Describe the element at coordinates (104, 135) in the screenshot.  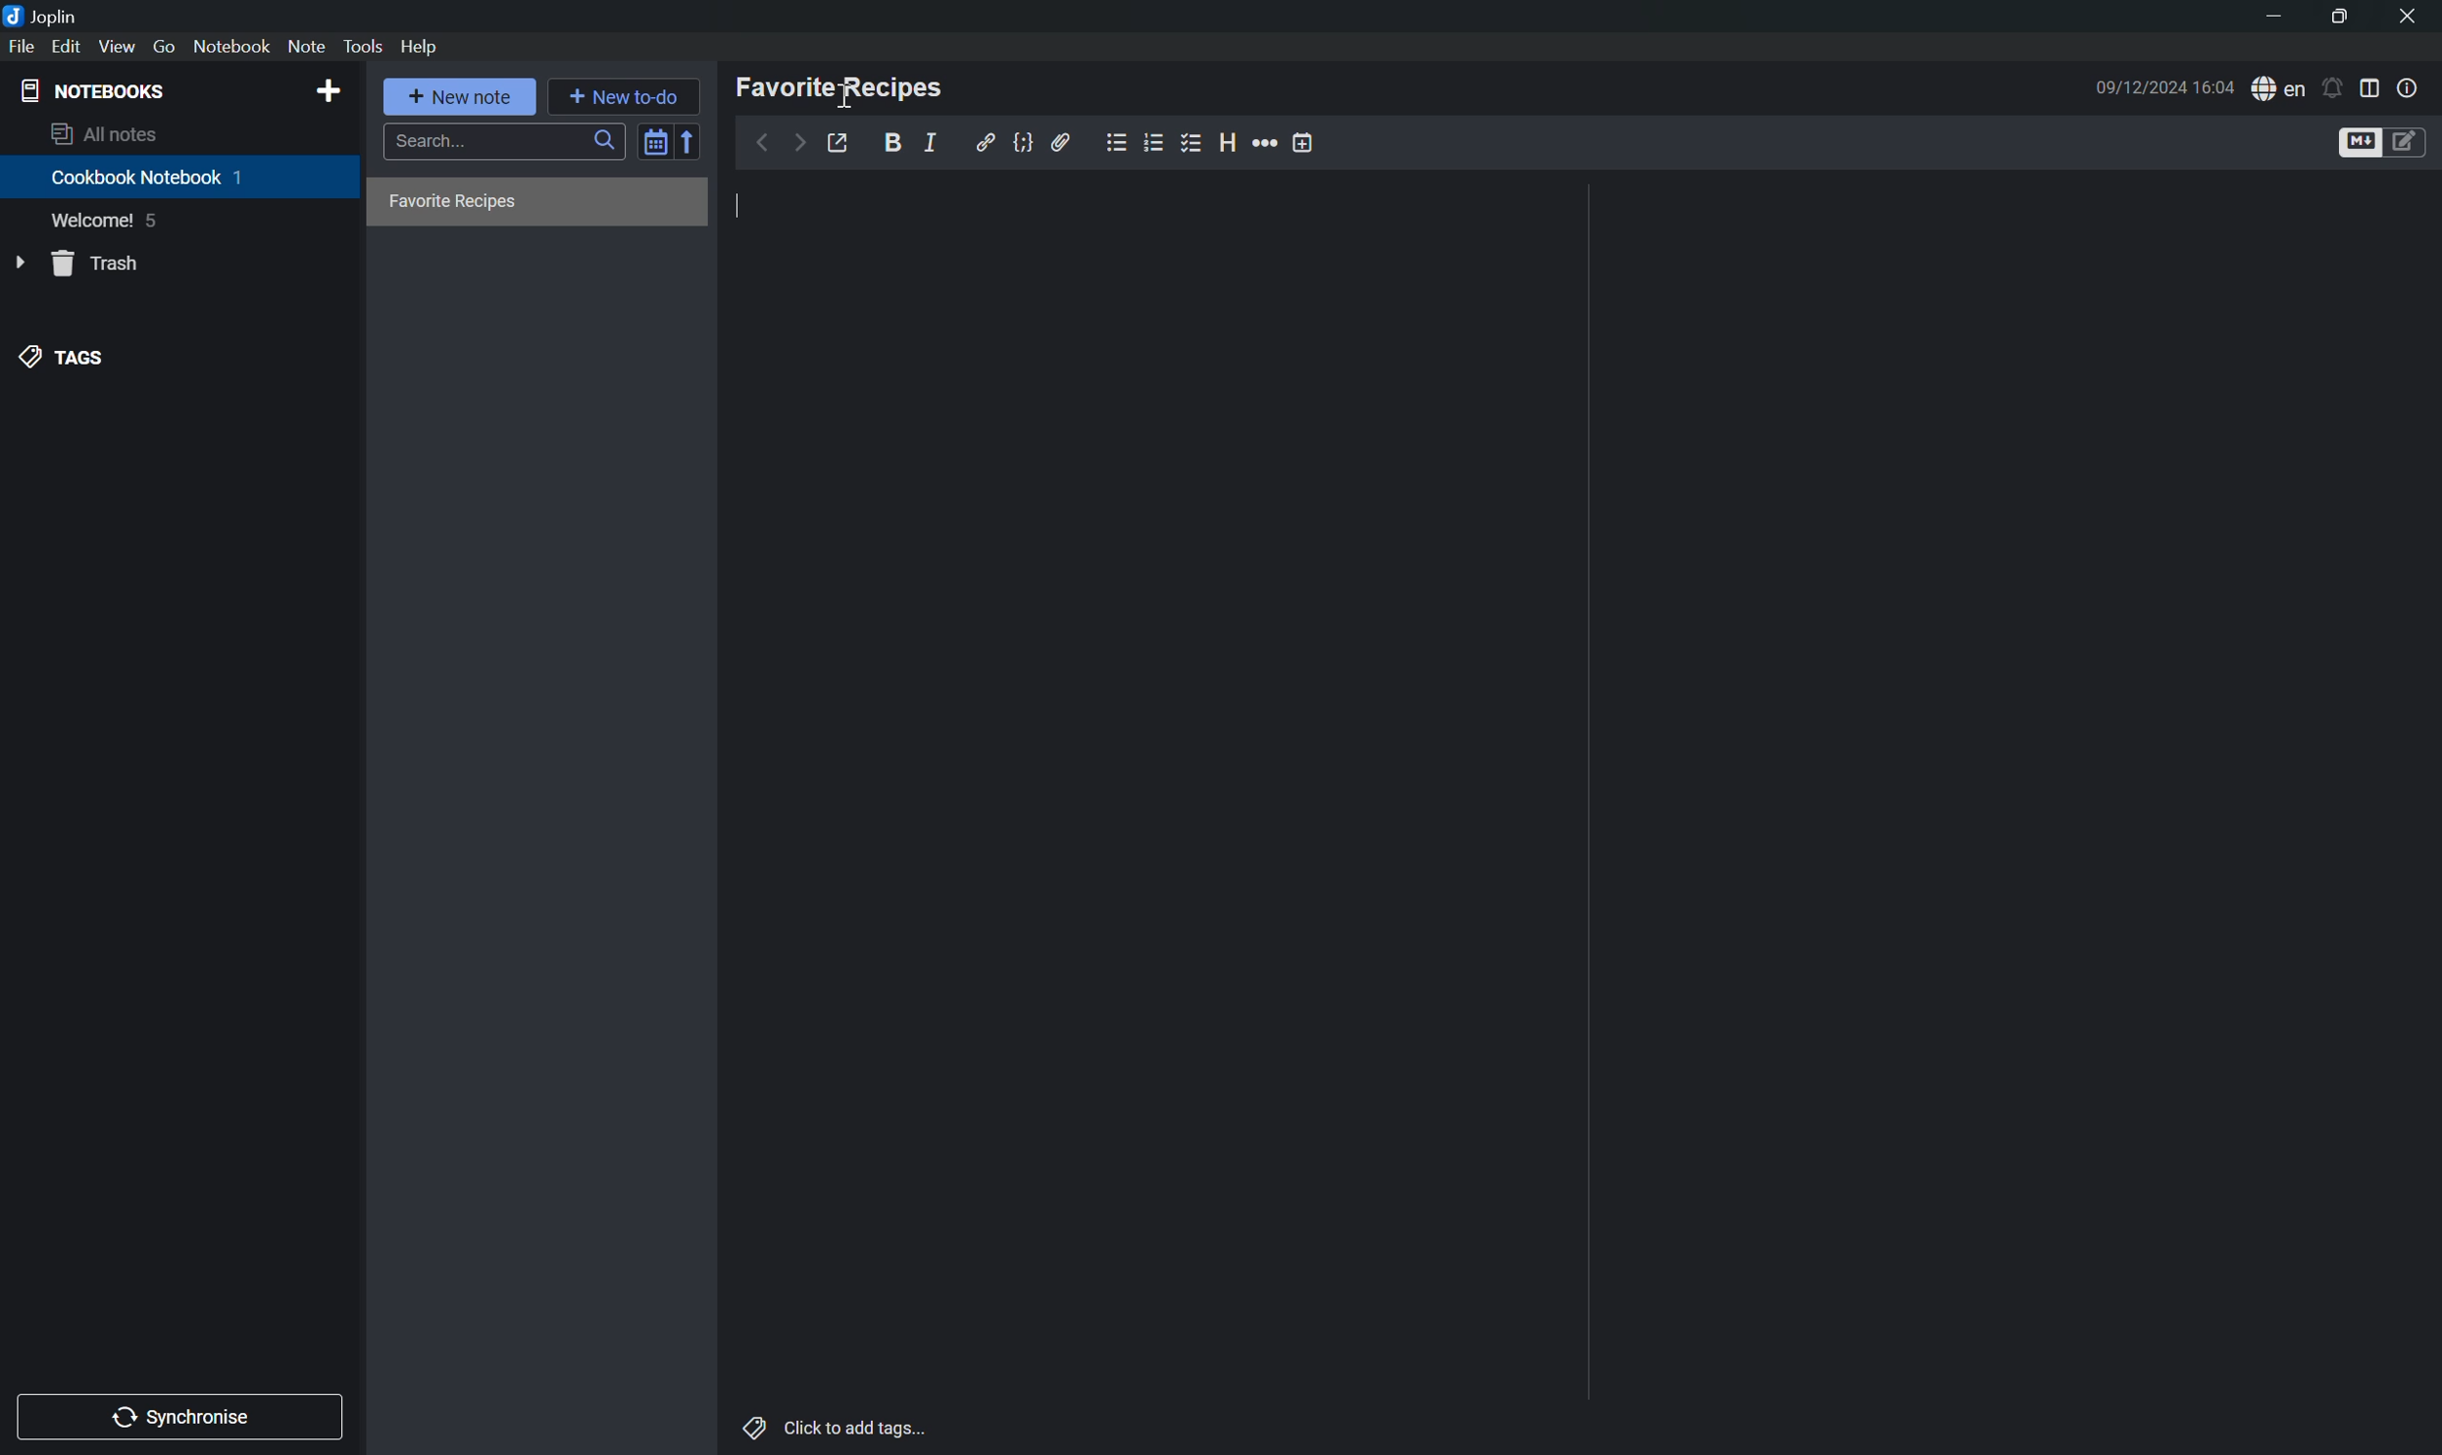
I see `All notes` at that location.